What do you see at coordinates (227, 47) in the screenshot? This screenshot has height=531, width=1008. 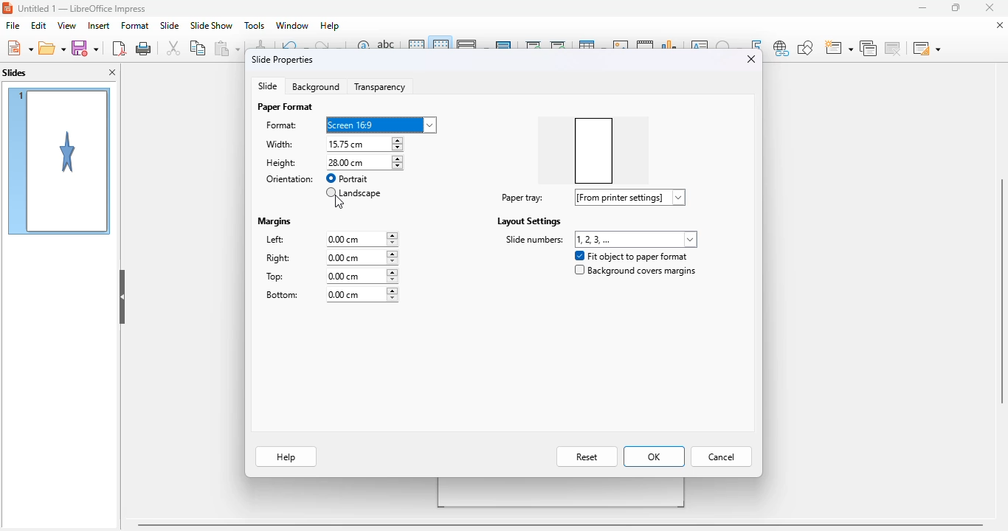 I see `paste` at bounding box center [227, 47].